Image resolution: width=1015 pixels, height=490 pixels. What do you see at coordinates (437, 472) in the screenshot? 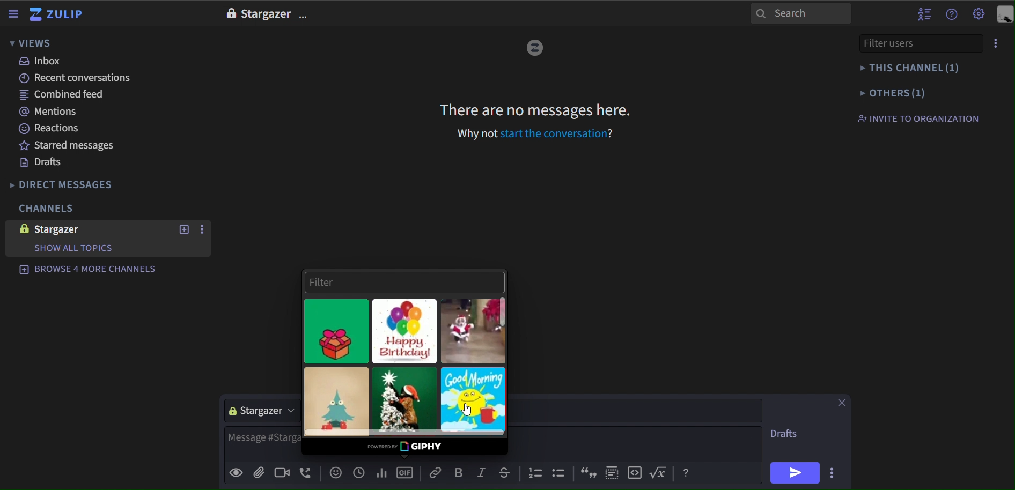
I see `link` at bounding box center [437, 472].